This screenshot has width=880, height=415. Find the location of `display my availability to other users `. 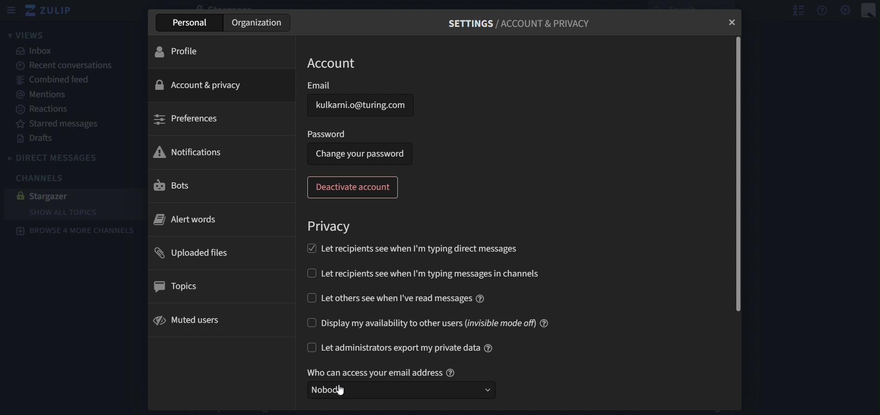

display my availability to other users  is located at coordinates (431, 322).